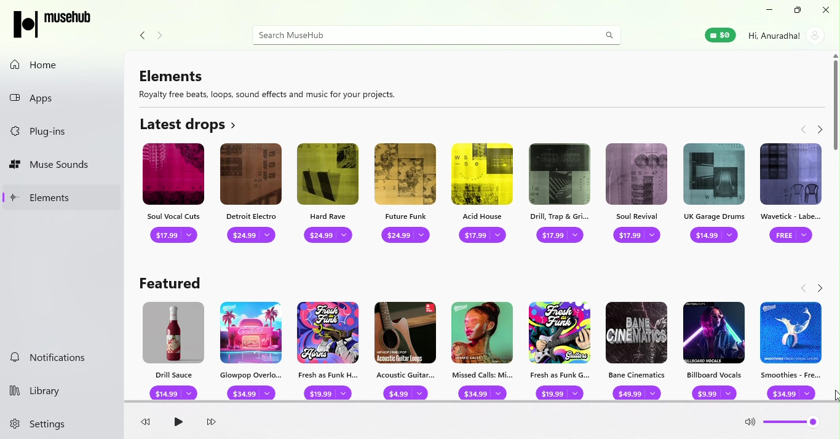 This screenshot has height=439, width=840. What do you see at coordinates (795, 10) in the screenshot?
I see `Maximize` at bounding box center [795, 10].